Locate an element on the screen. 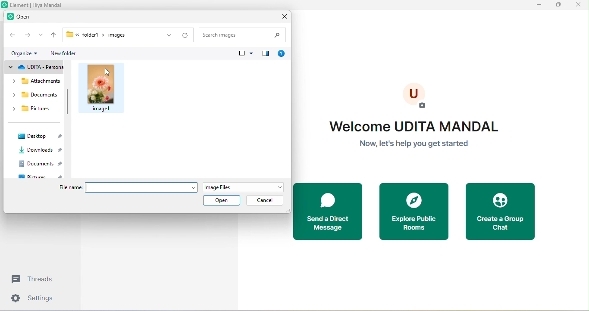 The image size is (589, 311). cursor movement is located at coordinates (108, 72).